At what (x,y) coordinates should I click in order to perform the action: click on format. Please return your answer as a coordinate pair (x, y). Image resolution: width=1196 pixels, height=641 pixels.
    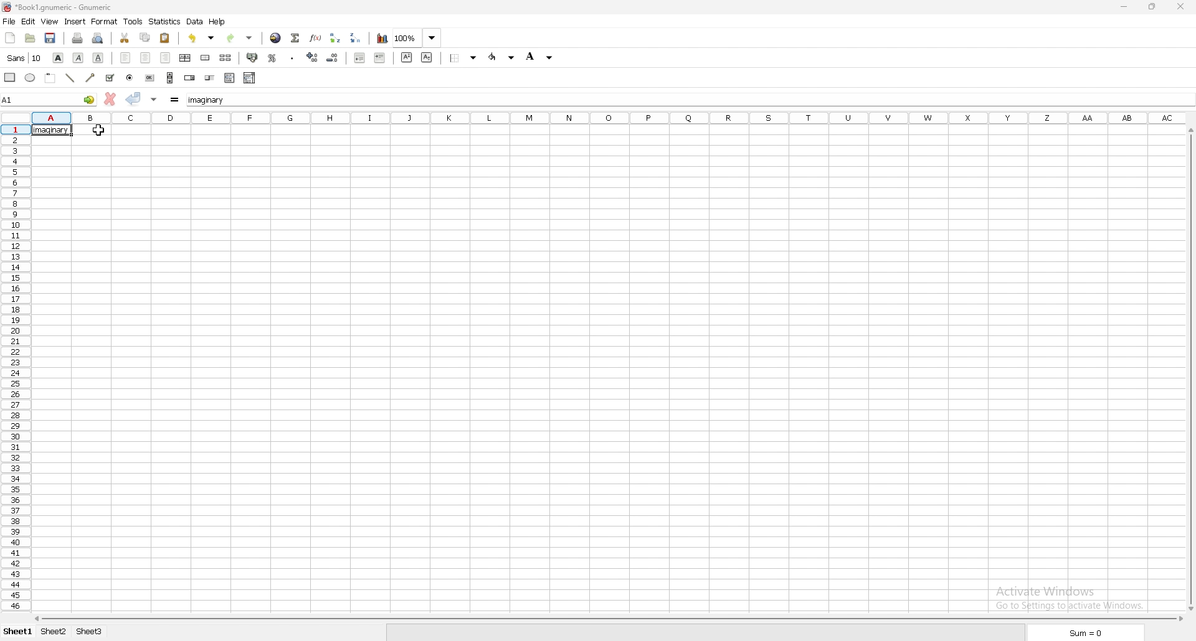
    Looking at the image, I should click on (104, 22).